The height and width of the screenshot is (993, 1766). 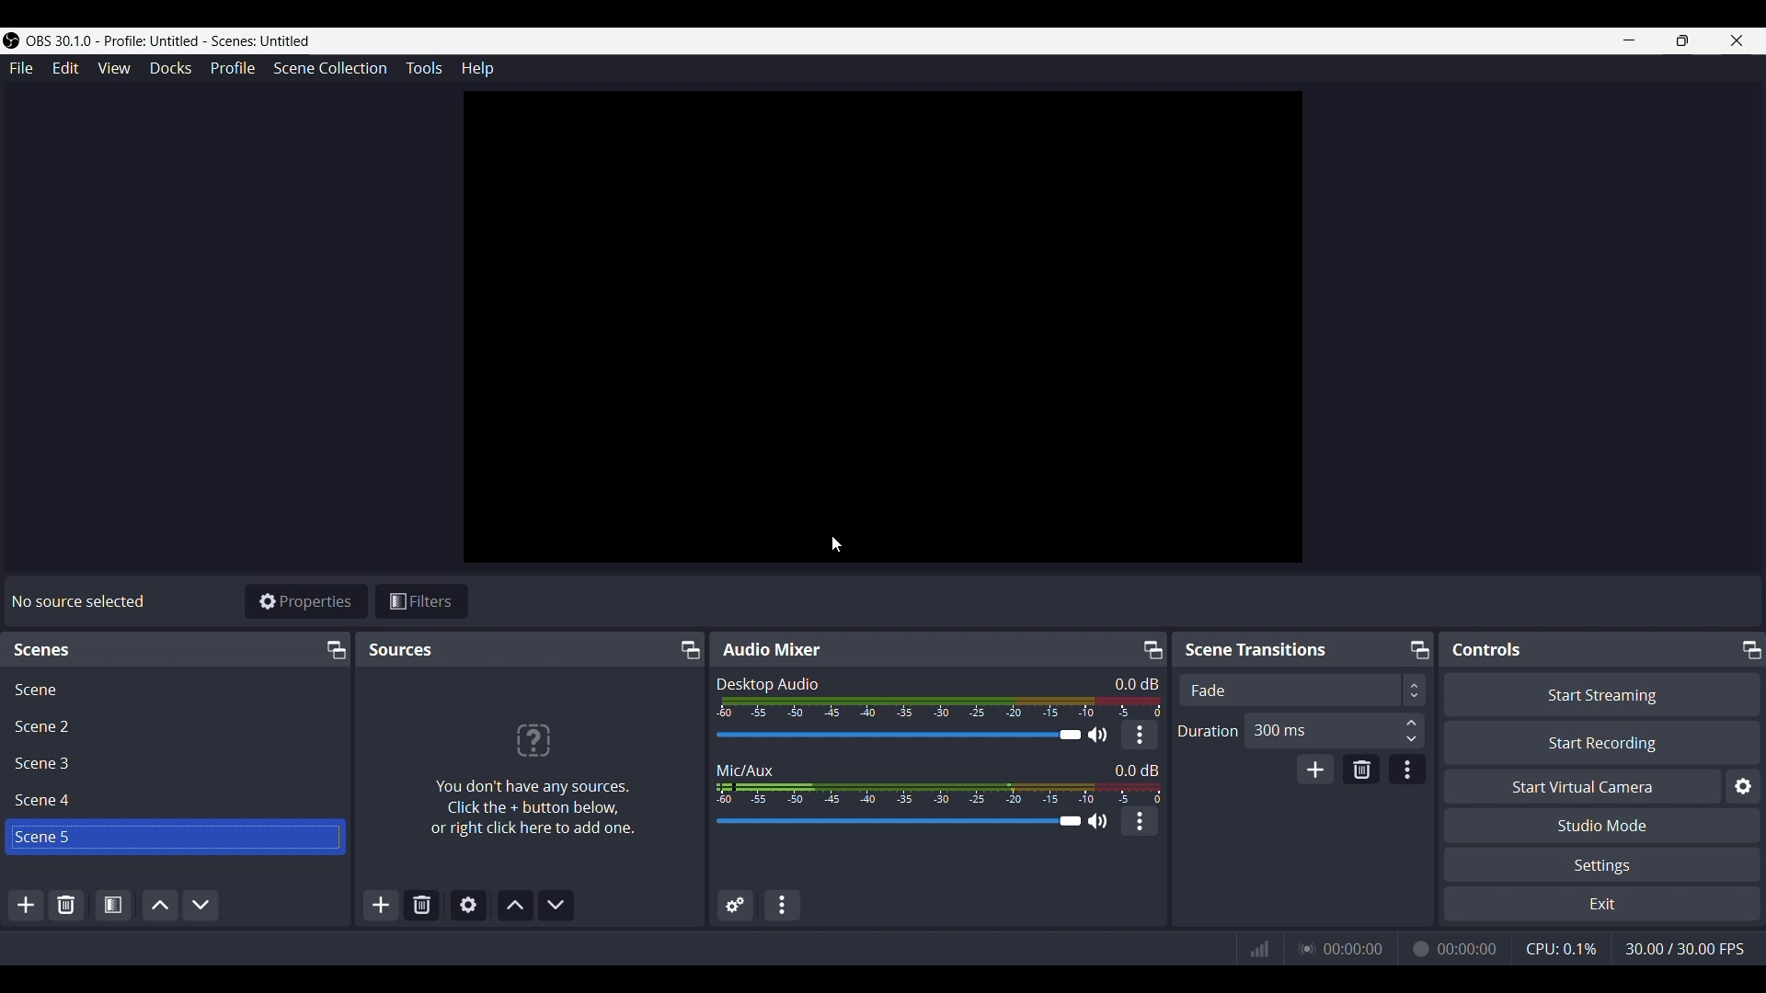 I want to click on Scene, so click(x=176, y=688).